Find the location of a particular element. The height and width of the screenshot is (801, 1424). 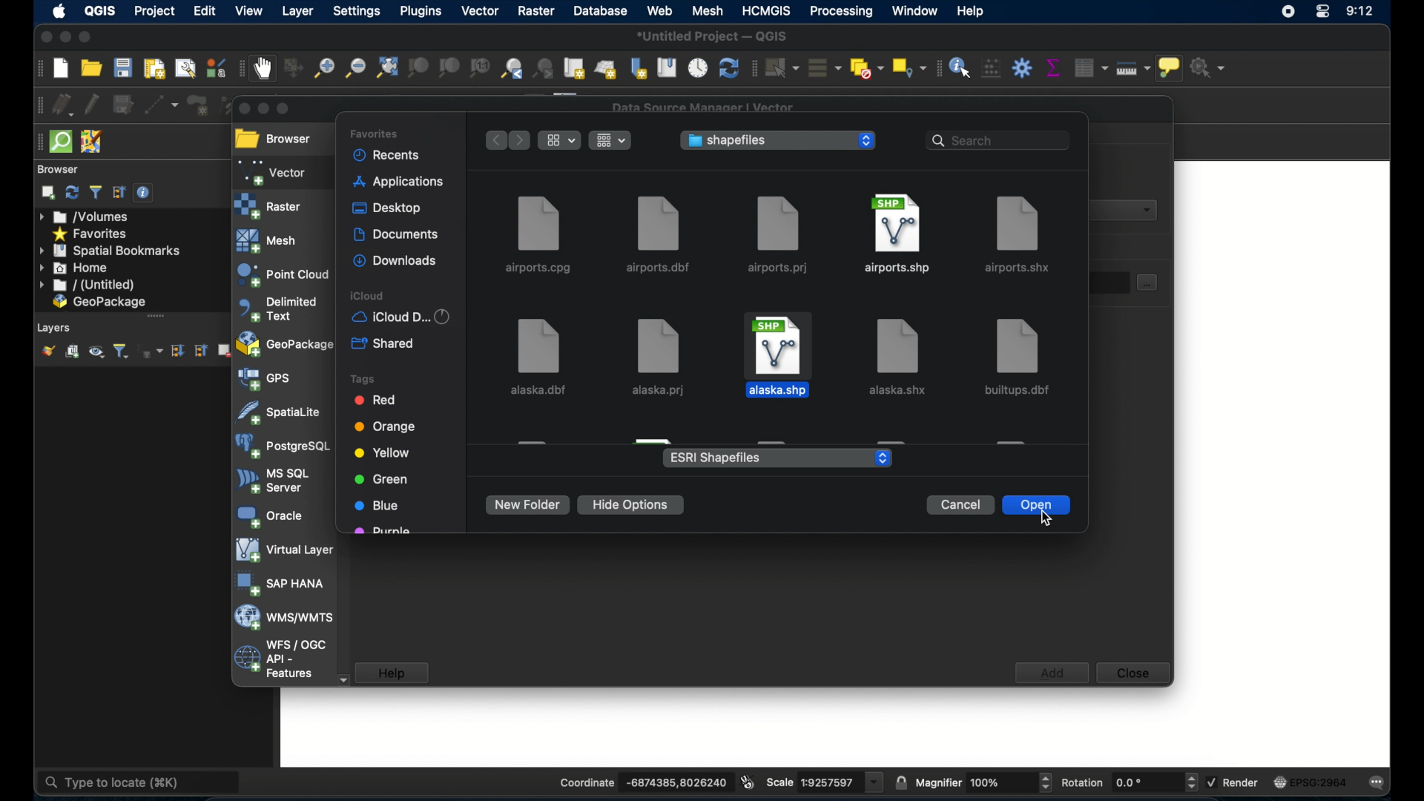

current crs is located at coordinates (1310, 783).